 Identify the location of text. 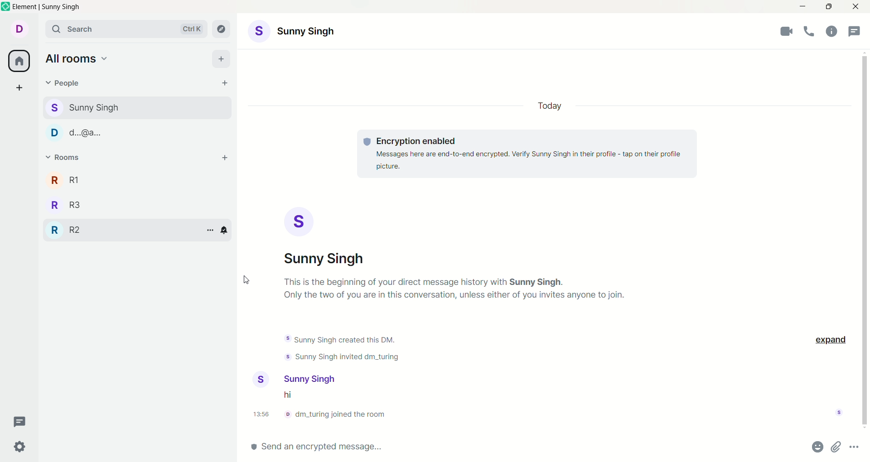
(460, 307).